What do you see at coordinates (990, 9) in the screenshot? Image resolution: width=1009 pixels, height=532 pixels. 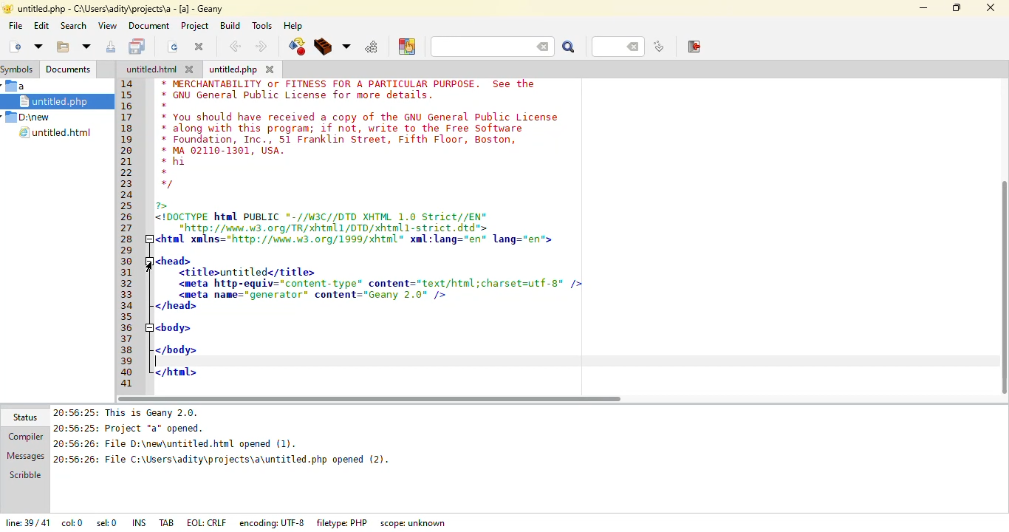 I see `close` at bounding box center [990, 9].